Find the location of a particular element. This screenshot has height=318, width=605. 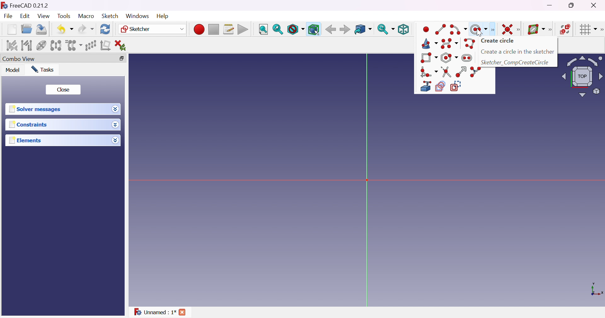

Show/hide internal geometry is located at coordinates (42, 45).